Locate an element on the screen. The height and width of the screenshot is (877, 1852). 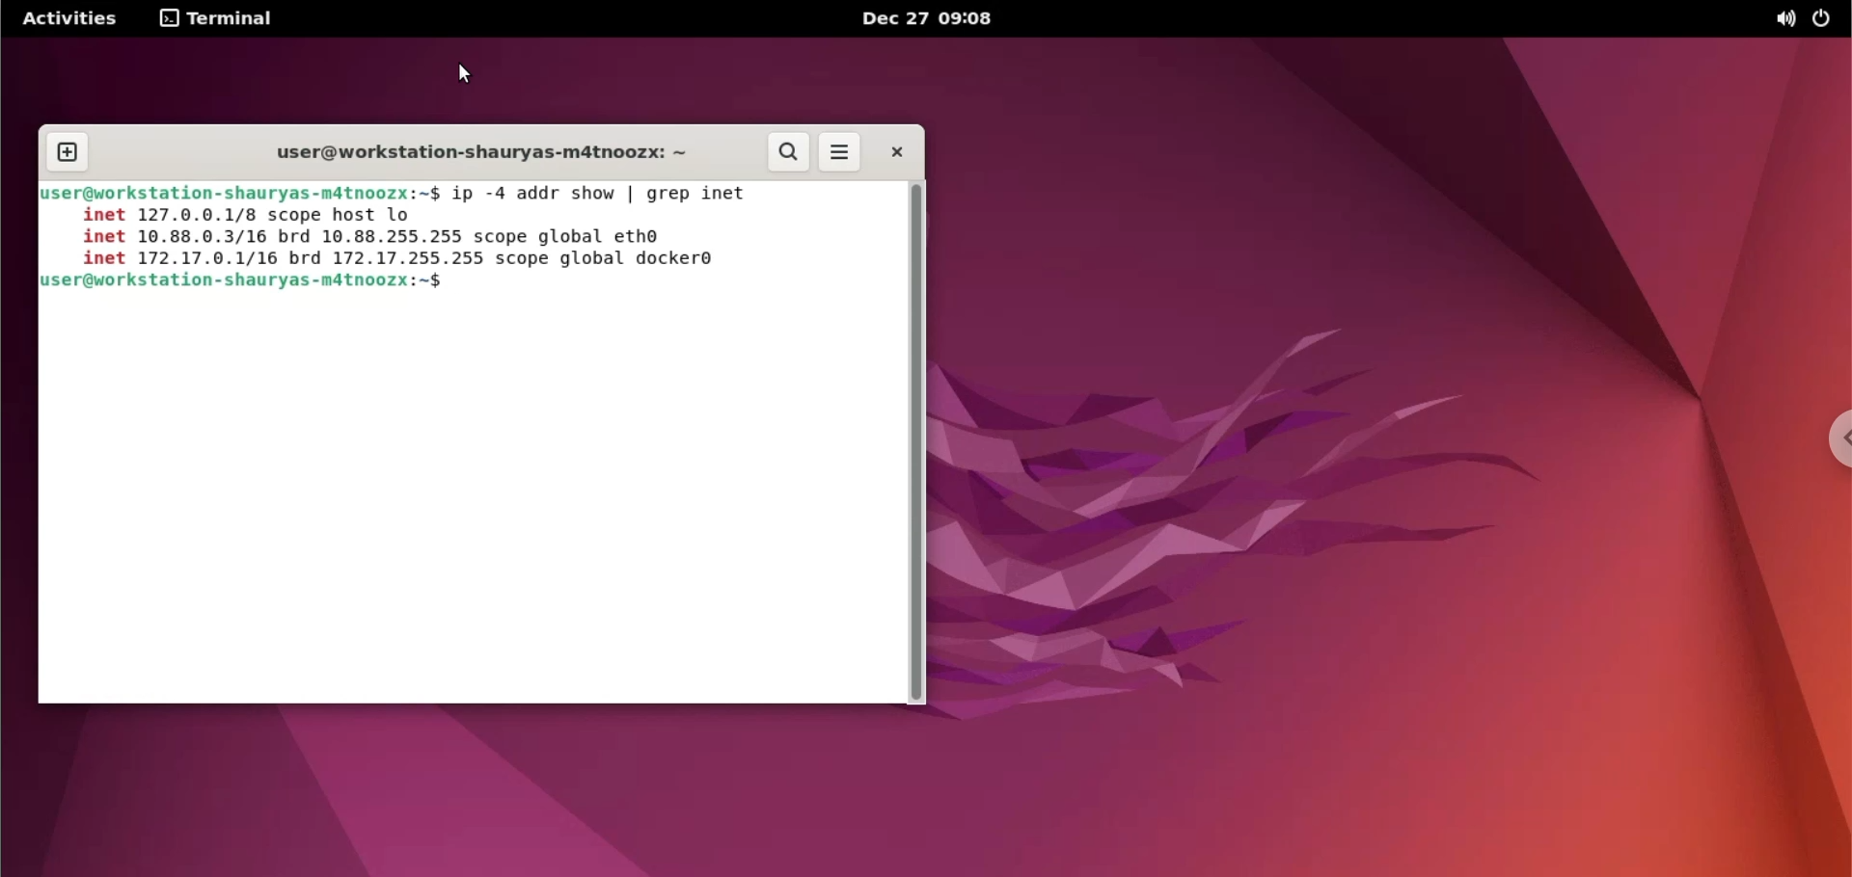
inet 12/.0.0.1/8 scope host Lo
inet 10.88.0.3/16 brd 10.88.255.255 scope global eth
inet 172.17.0.1/16 brd 172.17.255.255 scope global docker® is located at coordinates (395, 239).